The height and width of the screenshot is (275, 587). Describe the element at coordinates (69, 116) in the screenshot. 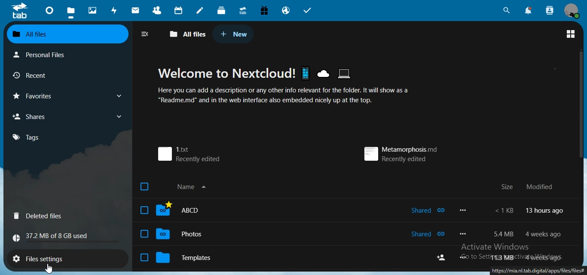

I see `shares` at that location.